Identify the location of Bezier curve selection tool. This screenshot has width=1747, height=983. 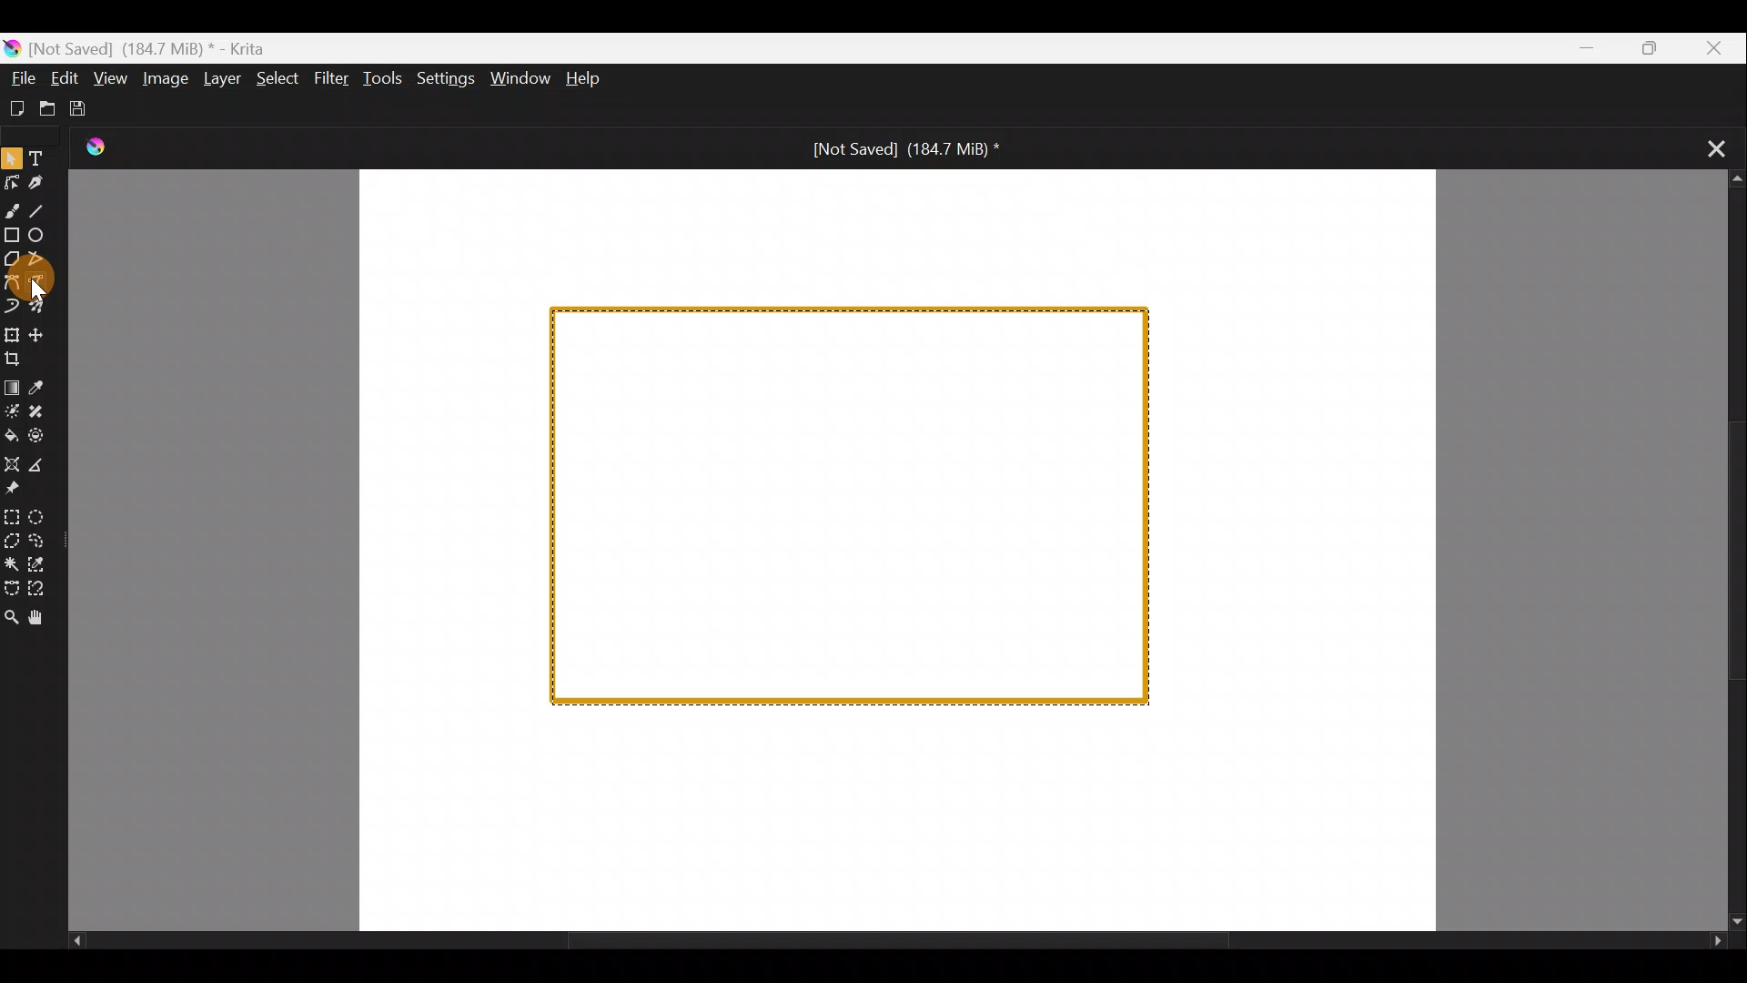
(11, 590).